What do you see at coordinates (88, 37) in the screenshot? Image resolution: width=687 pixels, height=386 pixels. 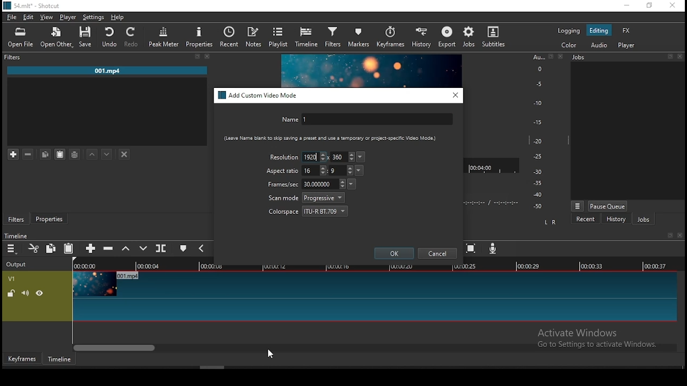 I see `save` at bounding box center [88, 37].